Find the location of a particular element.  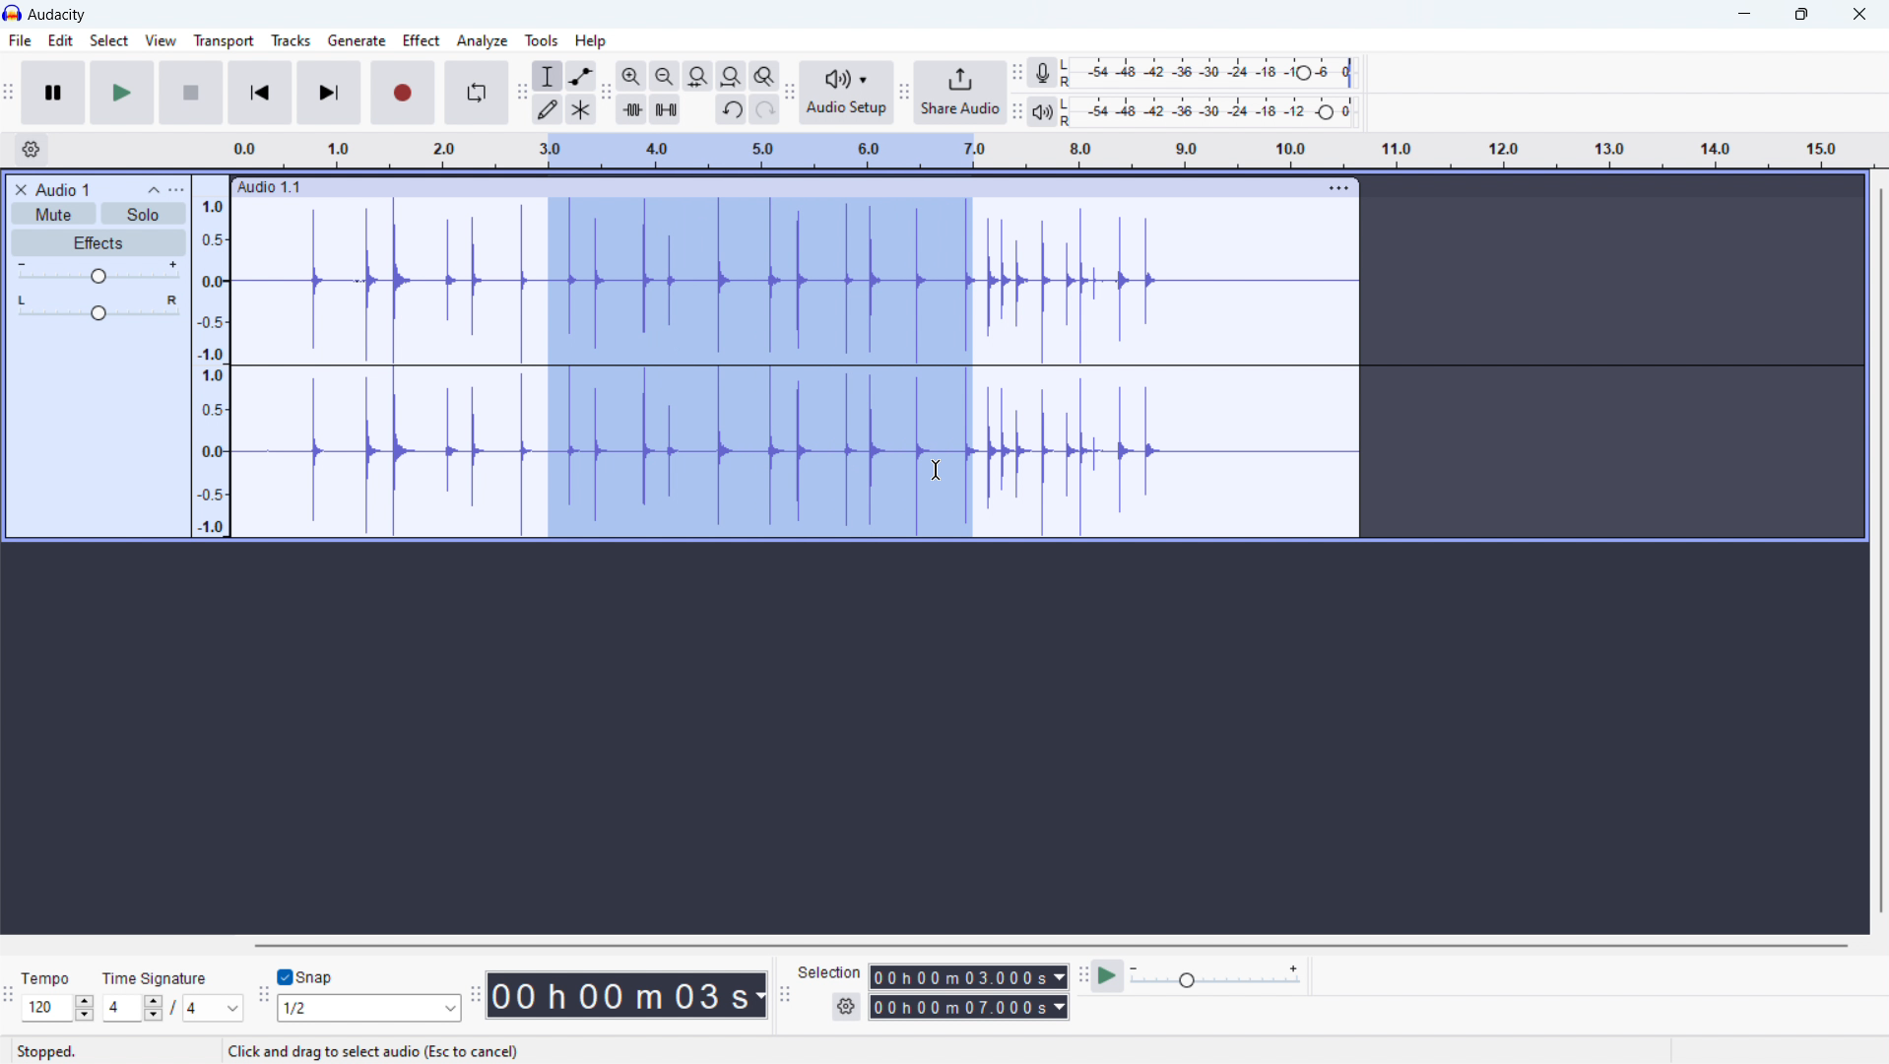

tools toolbar is located at coordinates (521, 93).